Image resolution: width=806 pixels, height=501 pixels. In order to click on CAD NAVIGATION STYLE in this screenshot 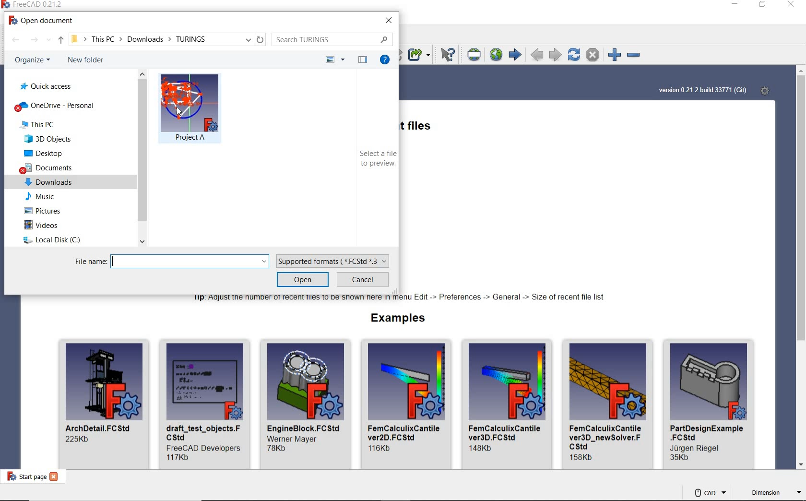, I will do `click(710, 492)`.